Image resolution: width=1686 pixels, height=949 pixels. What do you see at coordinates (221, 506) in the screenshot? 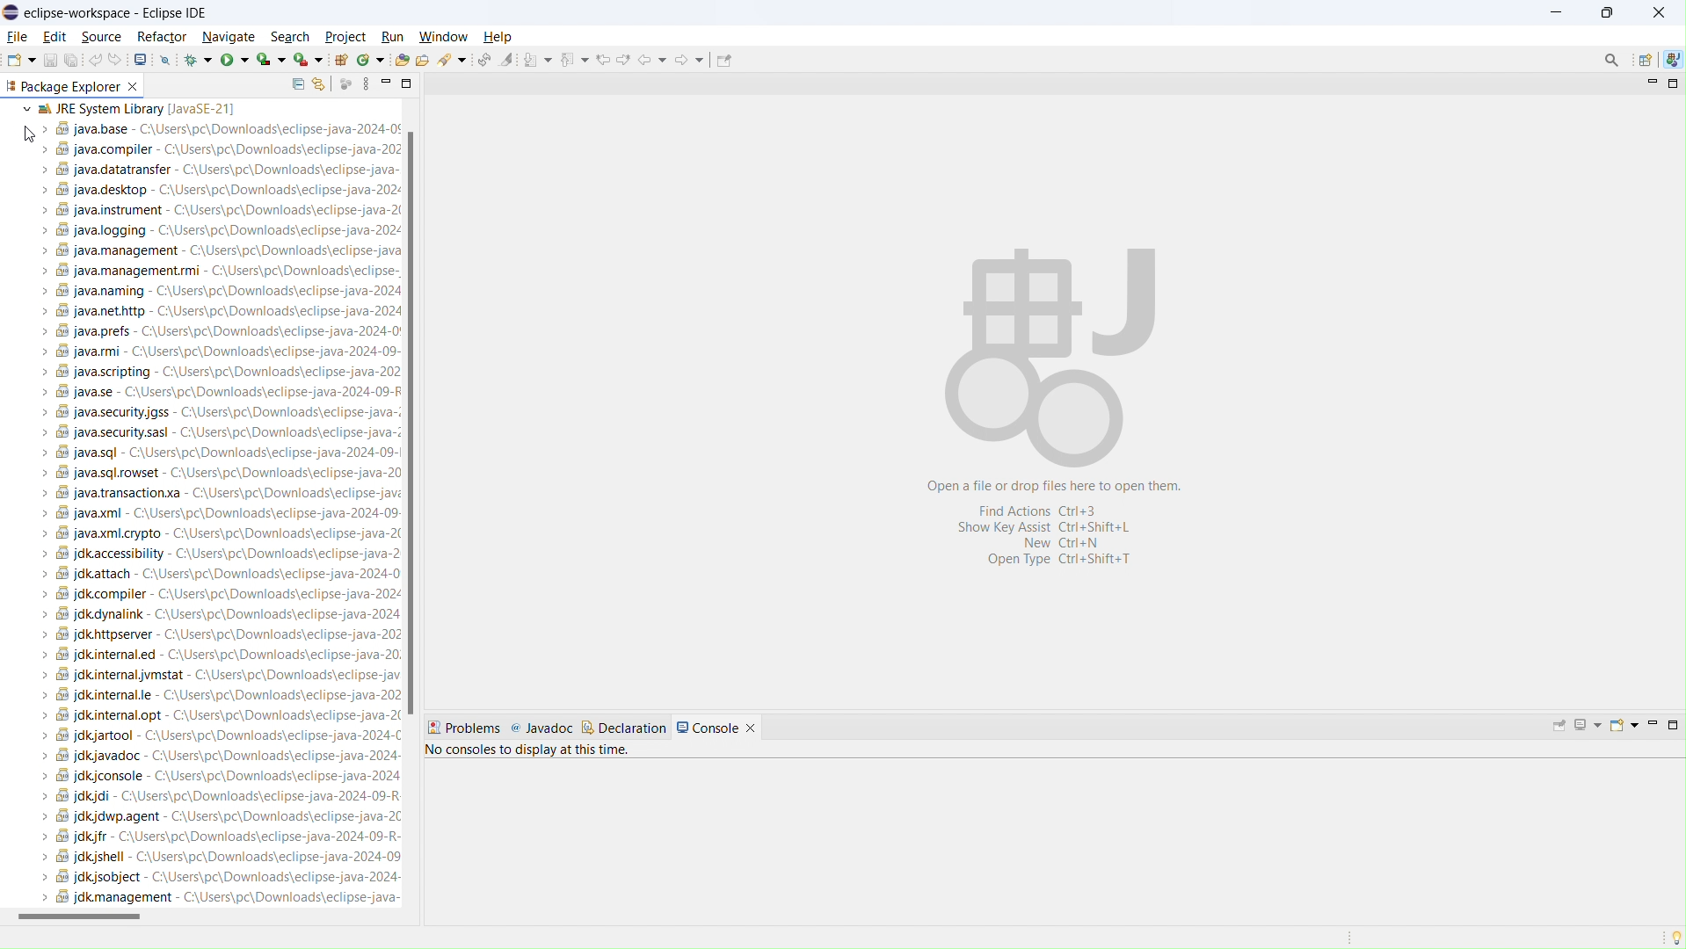
I see `JRE System Library` at bounding box center [221, 506].